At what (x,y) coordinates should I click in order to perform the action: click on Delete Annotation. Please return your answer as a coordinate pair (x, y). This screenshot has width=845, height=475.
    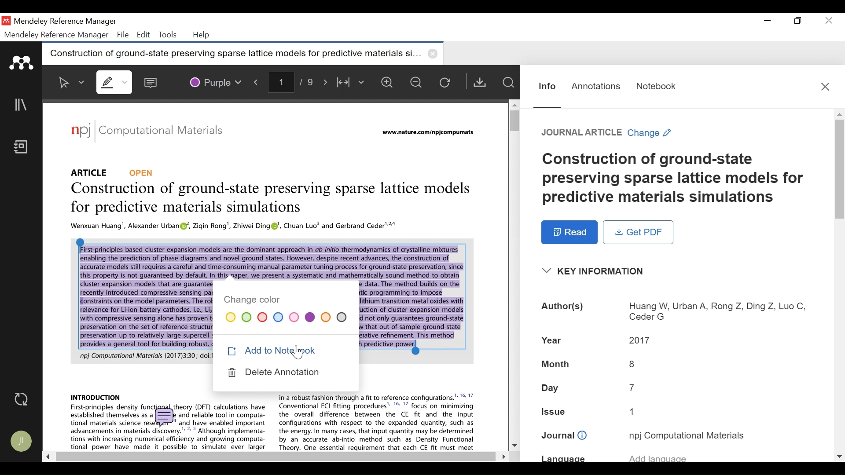
    Looking at the image, I should click on (274, 373).